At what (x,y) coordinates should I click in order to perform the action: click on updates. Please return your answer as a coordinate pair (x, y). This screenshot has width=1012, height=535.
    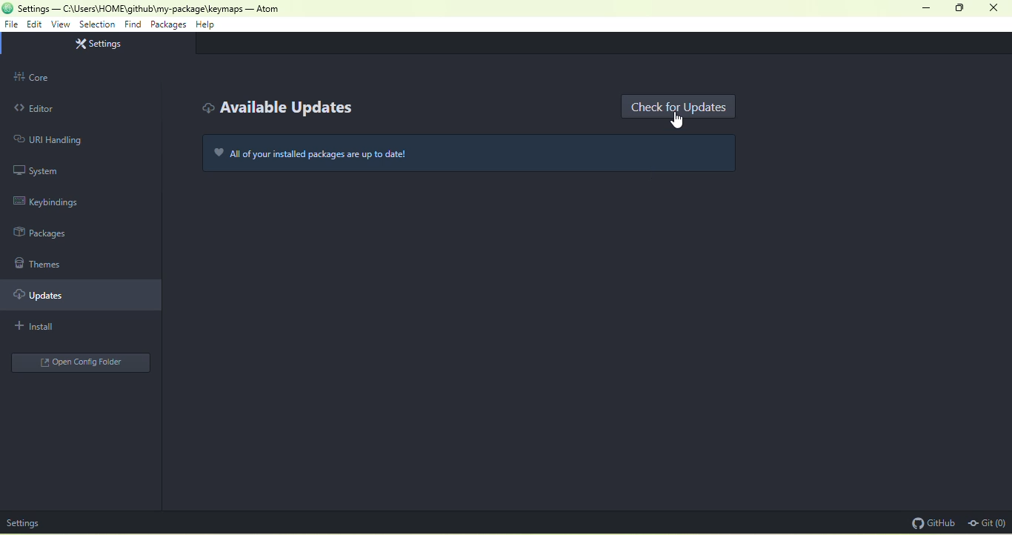
    Looking at the image, I should click on (84, 296).